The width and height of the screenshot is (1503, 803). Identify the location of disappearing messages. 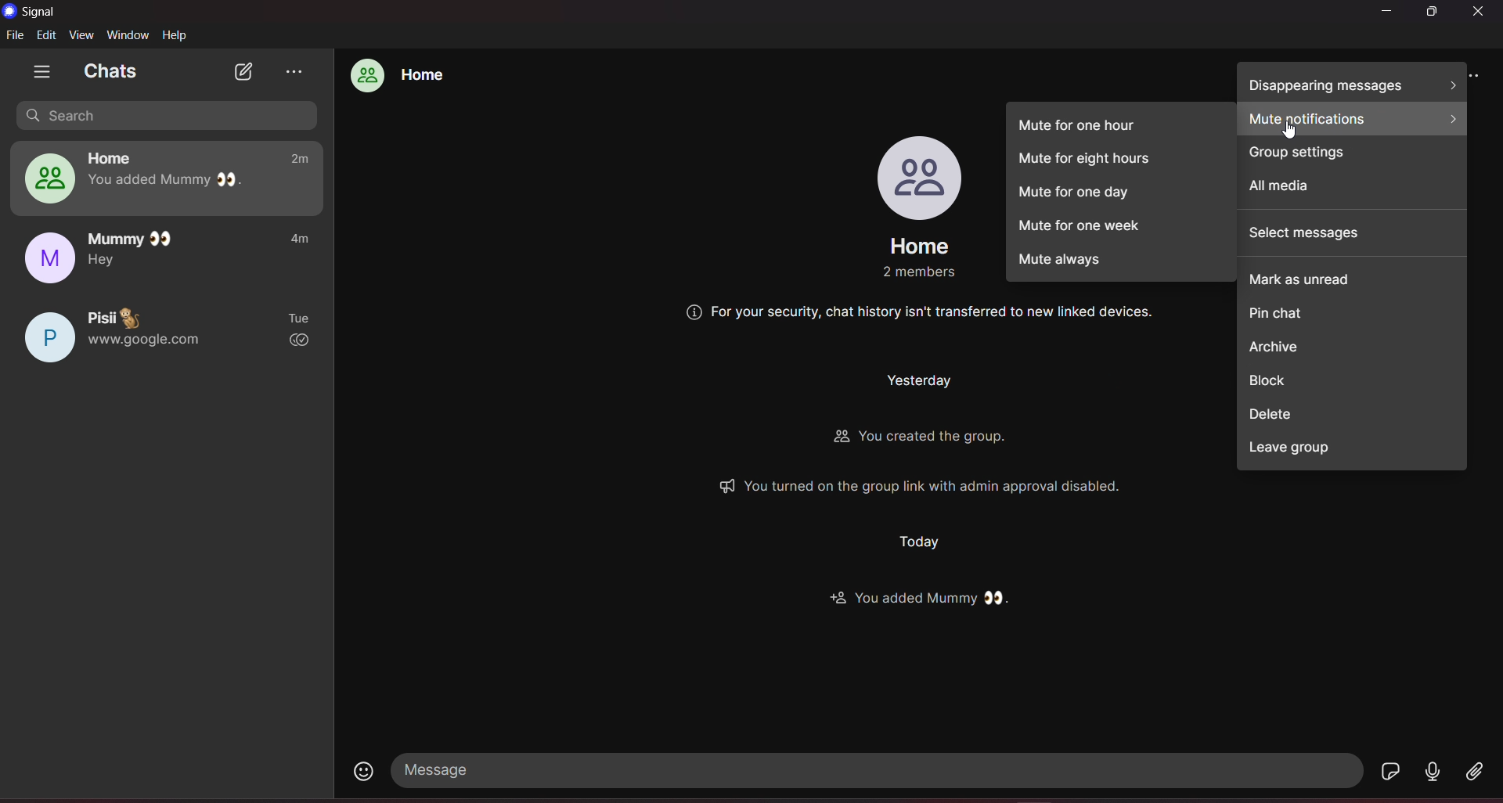
(1355, 83).